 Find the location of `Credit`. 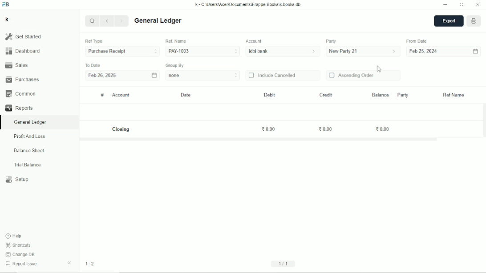

Credit is located at coordinates (325, 95).